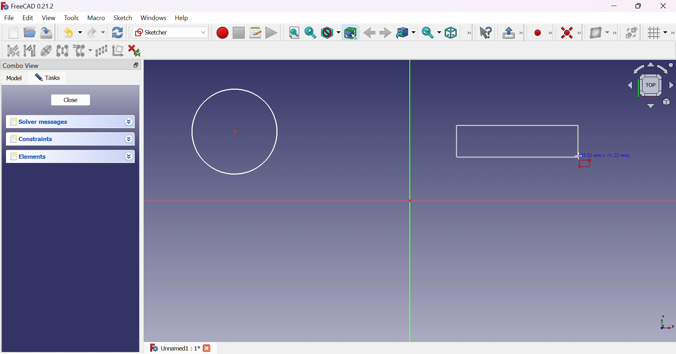 The height and width of the screenshot is (354, 676). I want to click on File, so click(10, 19).